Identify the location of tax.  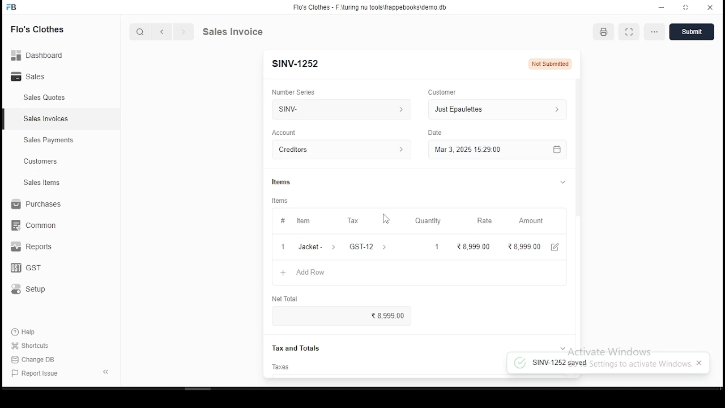
(354, 220).